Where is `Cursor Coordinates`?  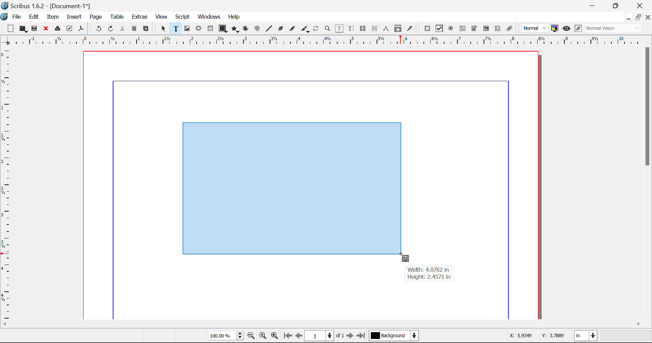 Cursor Coordinates is located at coordinates (538, 337).